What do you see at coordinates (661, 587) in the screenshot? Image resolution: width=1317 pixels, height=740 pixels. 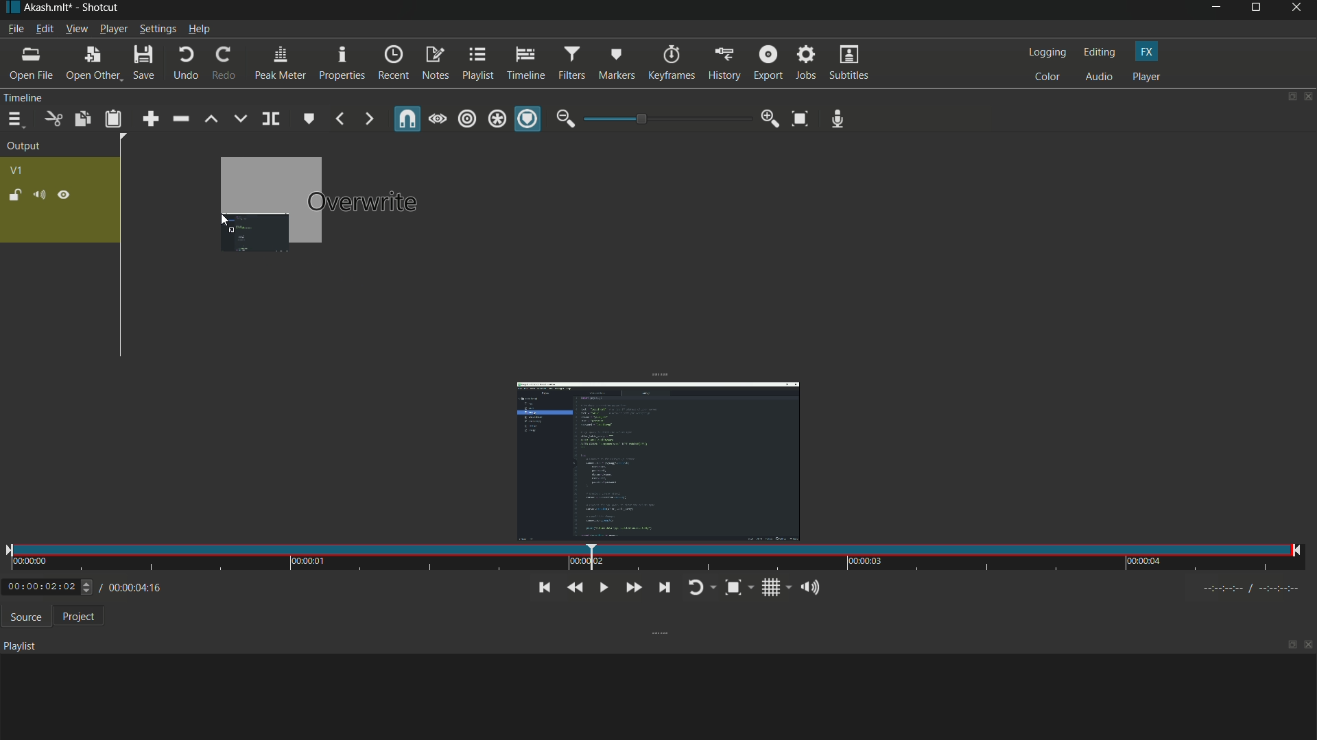 I see `skip to the next point` at bounding box center [661, 587].